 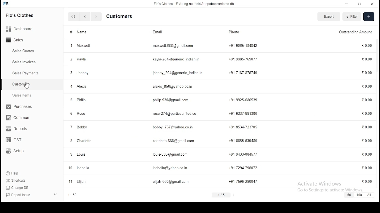 I want to click on maxwell.668@gmail.com, so click(x=173, y=46).